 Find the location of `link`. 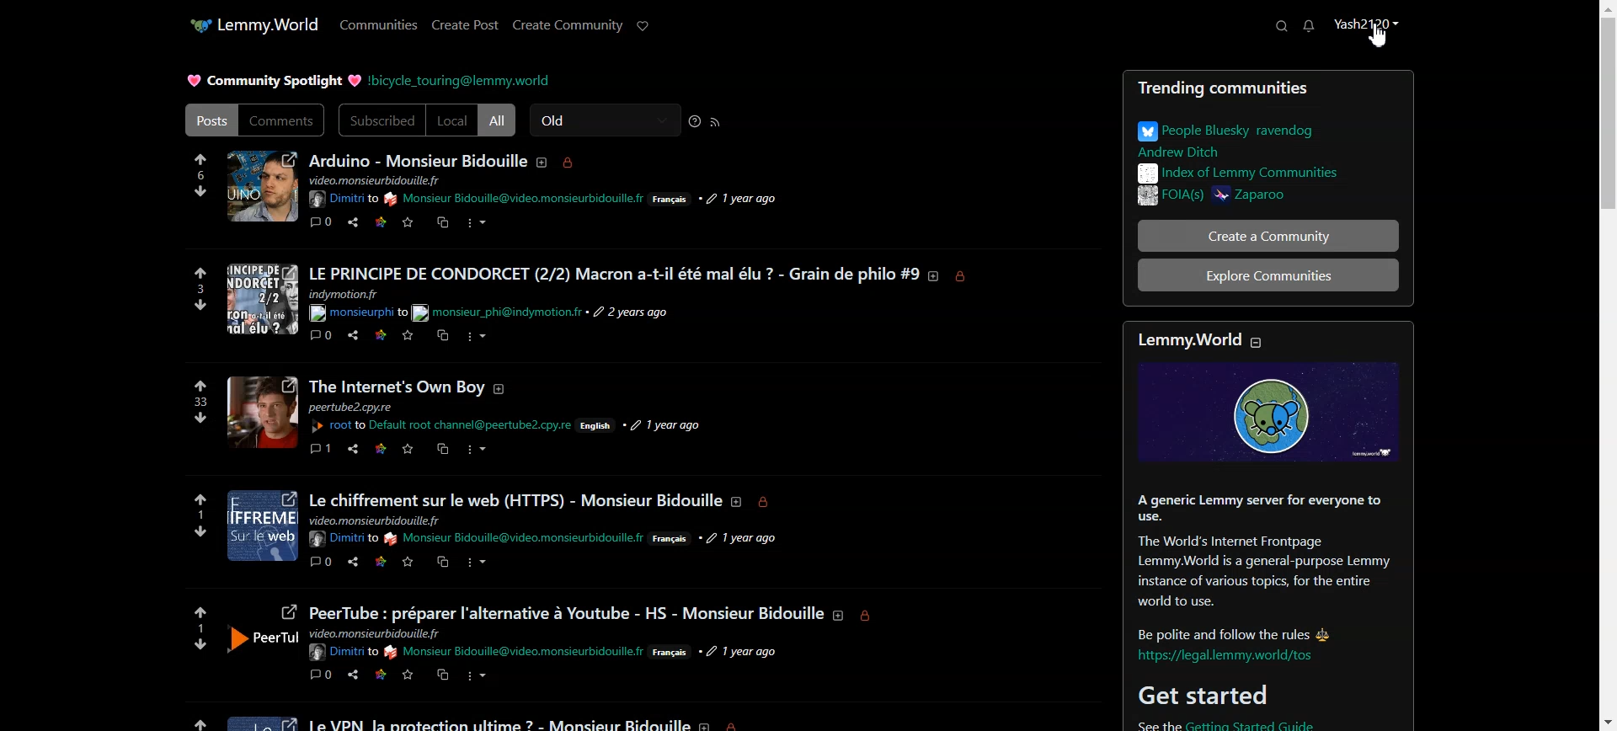

link is located at coordinates (378, 675).